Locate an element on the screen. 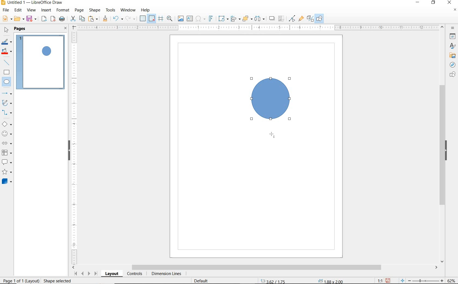 This screenshot has width=458, height=284. SYMBOL SHAPES is located at coordinates (7, 134).